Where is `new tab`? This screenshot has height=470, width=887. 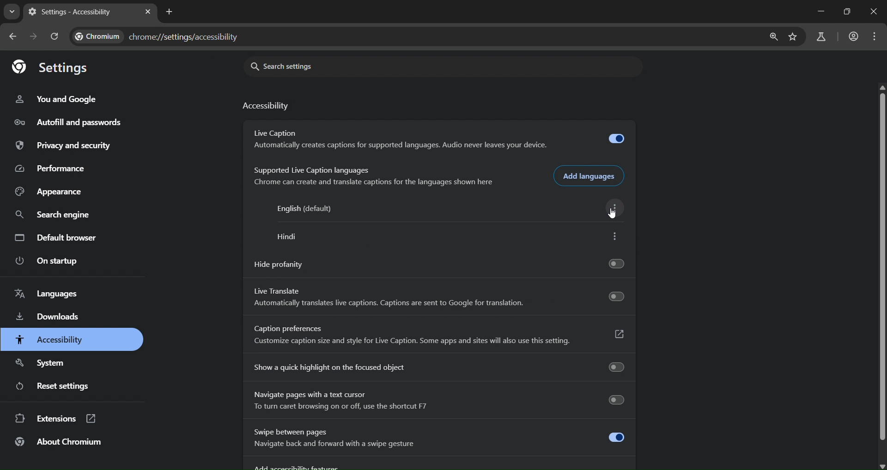 new tab is located at coordinates (169, 13).